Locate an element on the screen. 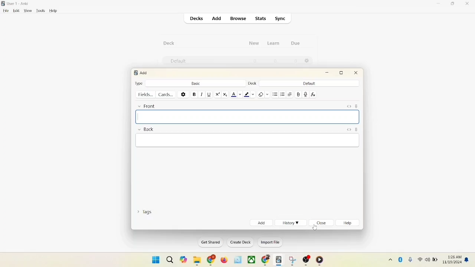  front is located at coordinates (145, 106).